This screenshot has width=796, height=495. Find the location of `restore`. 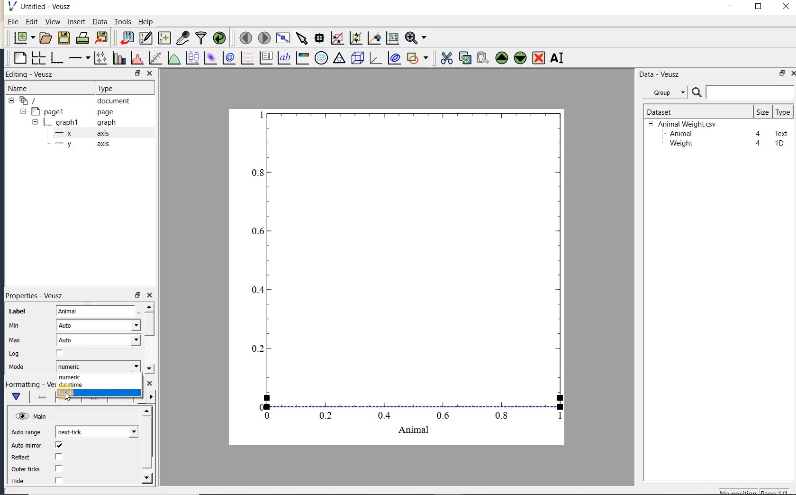

restore is located at coordinates (783, 73).